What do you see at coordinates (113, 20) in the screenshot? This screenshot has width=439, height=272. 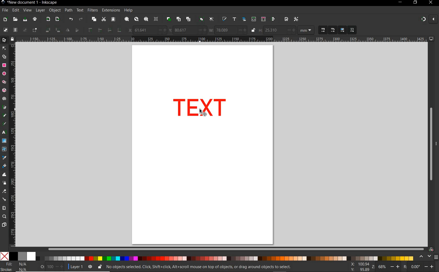 I see `paste` at bounding box center [113, 20].